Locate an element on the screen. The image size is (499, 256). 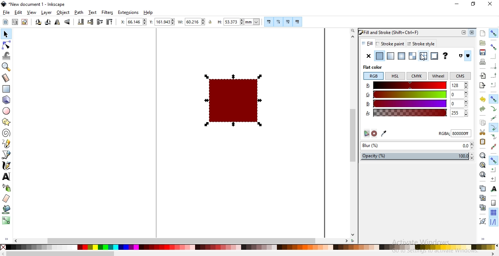
snap to page border is located at coordinates (493, 203).